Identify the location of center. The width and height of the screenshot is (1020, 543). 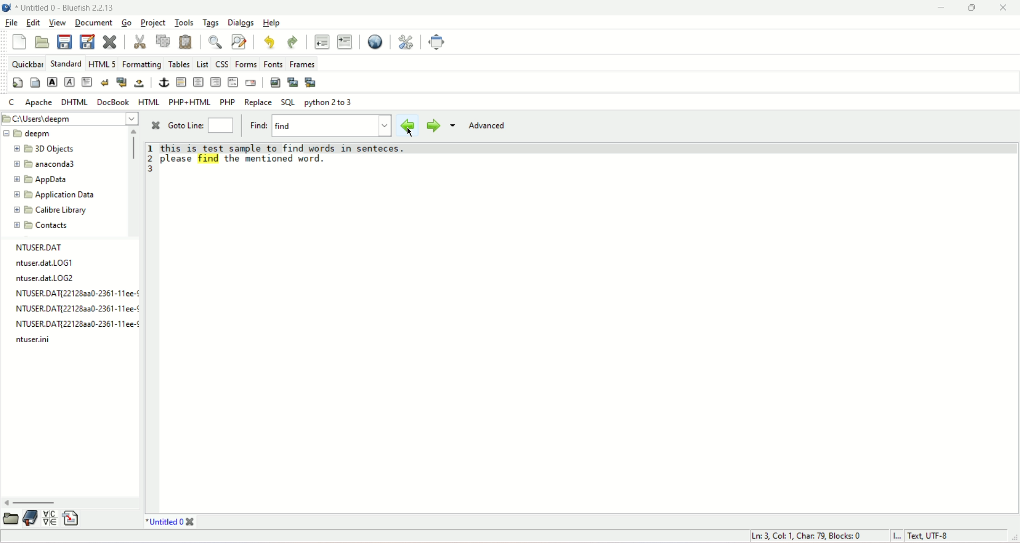
(200, 83).